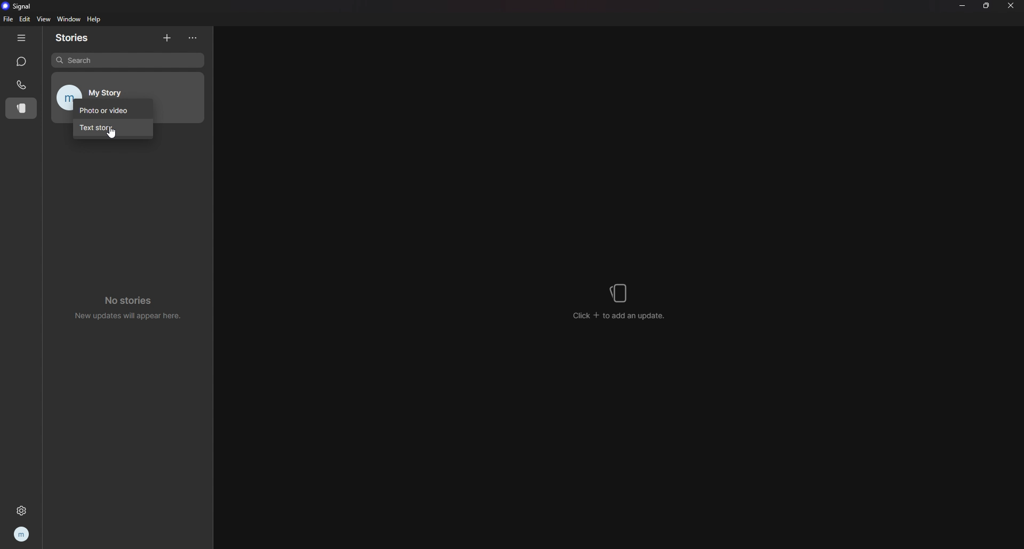  I want to click on story, so click(20, 109).